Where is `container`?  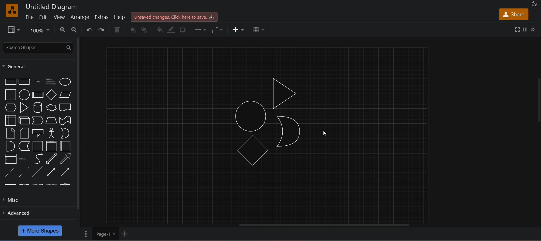 container is located at coordinates (37, 146).